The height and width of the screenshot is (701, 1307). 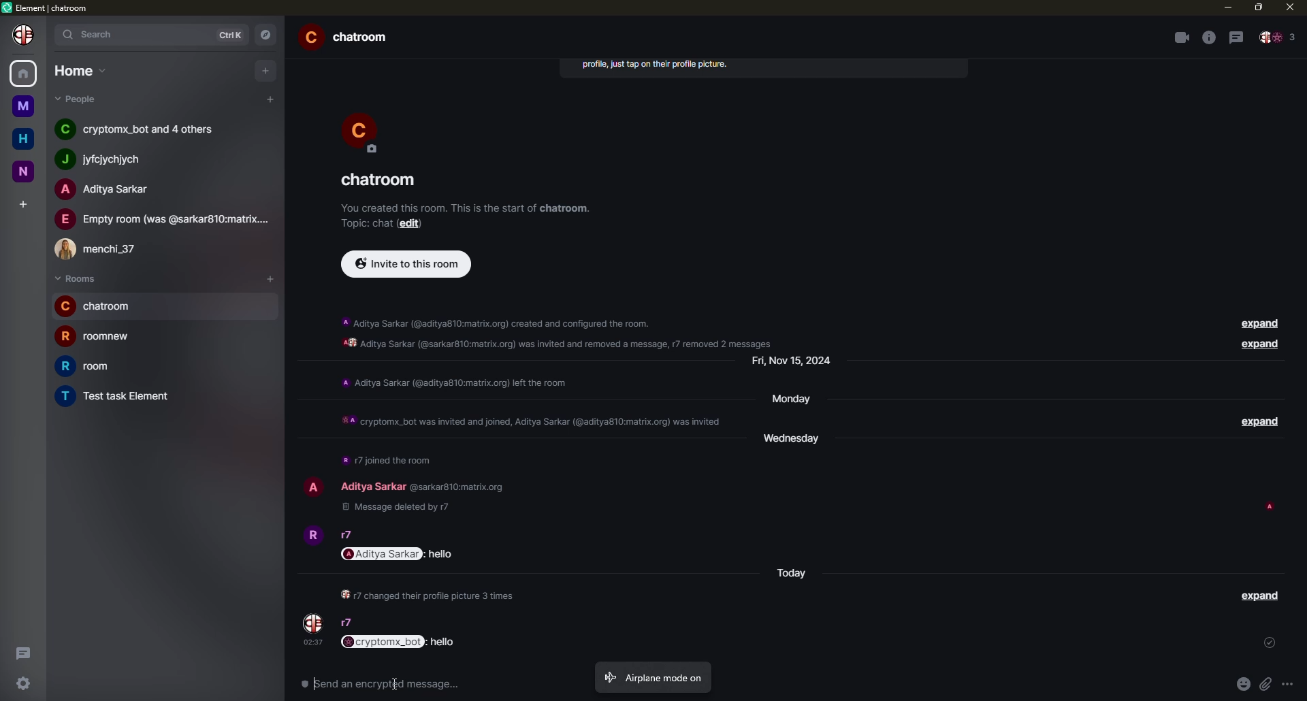 I want to click on info, so click(x=427, y=595).